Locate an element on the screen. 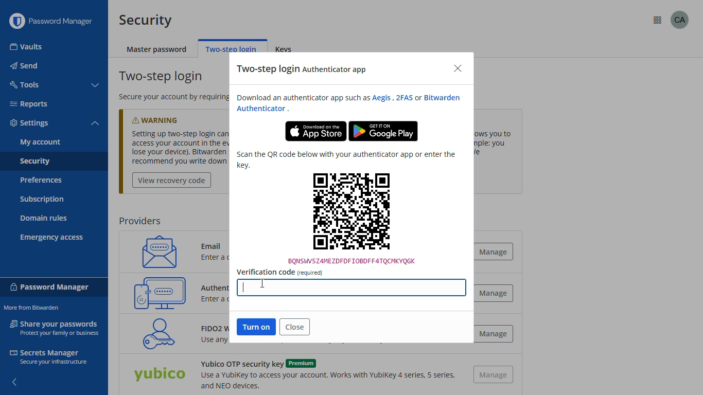 This screenshot has height=395, width=703. Aegis , 2FAS is located at coordinates (392, 98).